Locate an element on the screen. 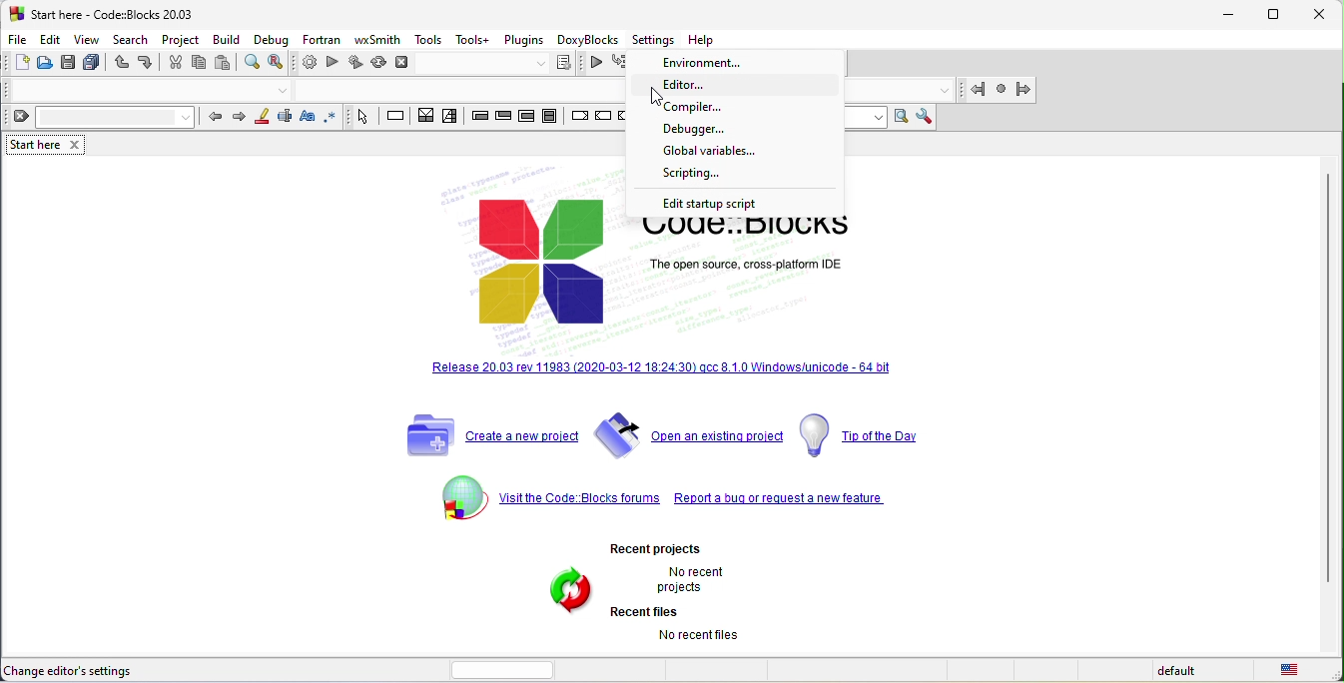 The image size is (1344, 683). close is located at coordinates (1323, 15).